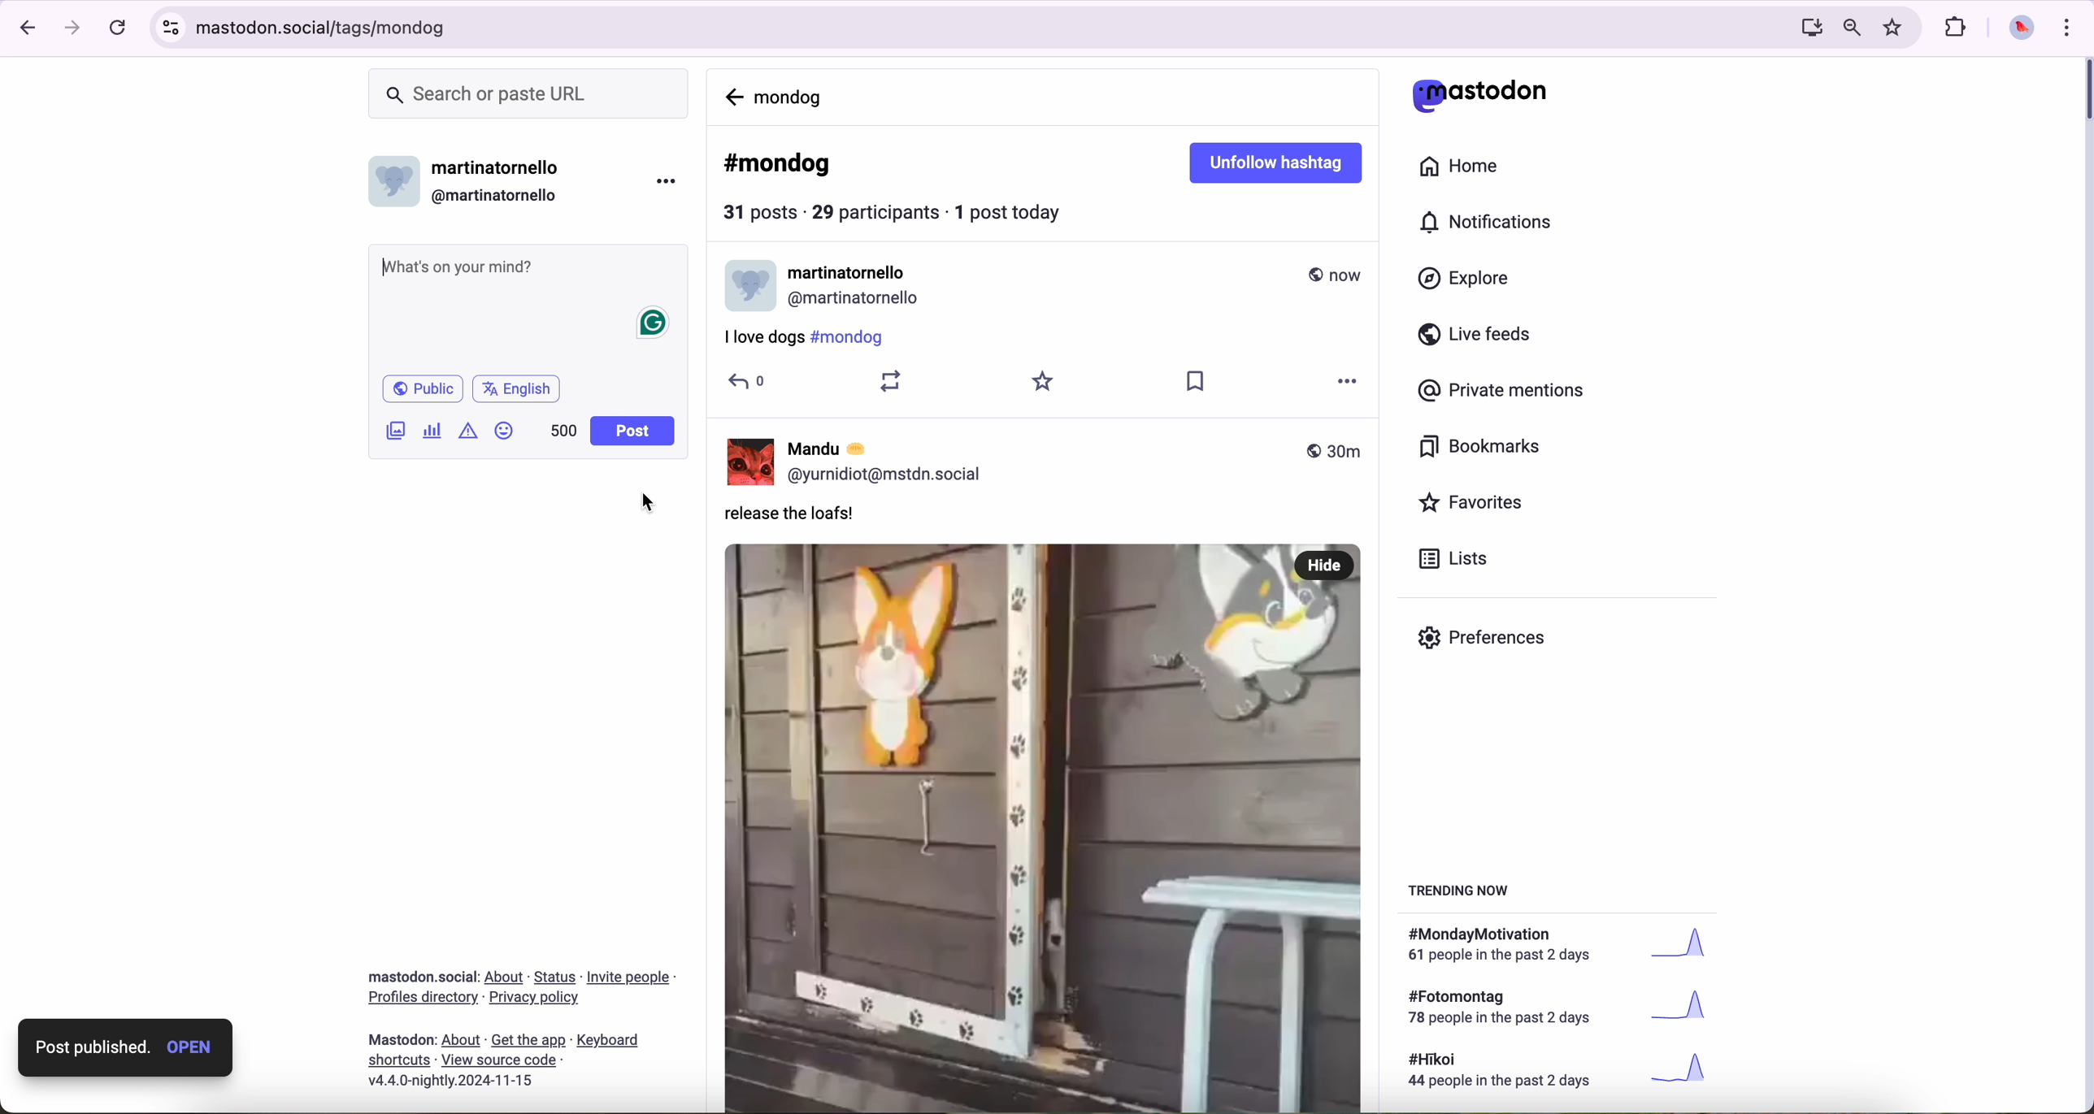 This screenshot has height=1114, width=2094. I want to click on text, so click(1508, 947).